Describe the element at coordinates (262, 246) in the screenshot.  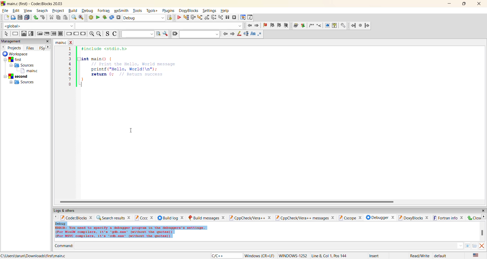
I see `command` at that location.